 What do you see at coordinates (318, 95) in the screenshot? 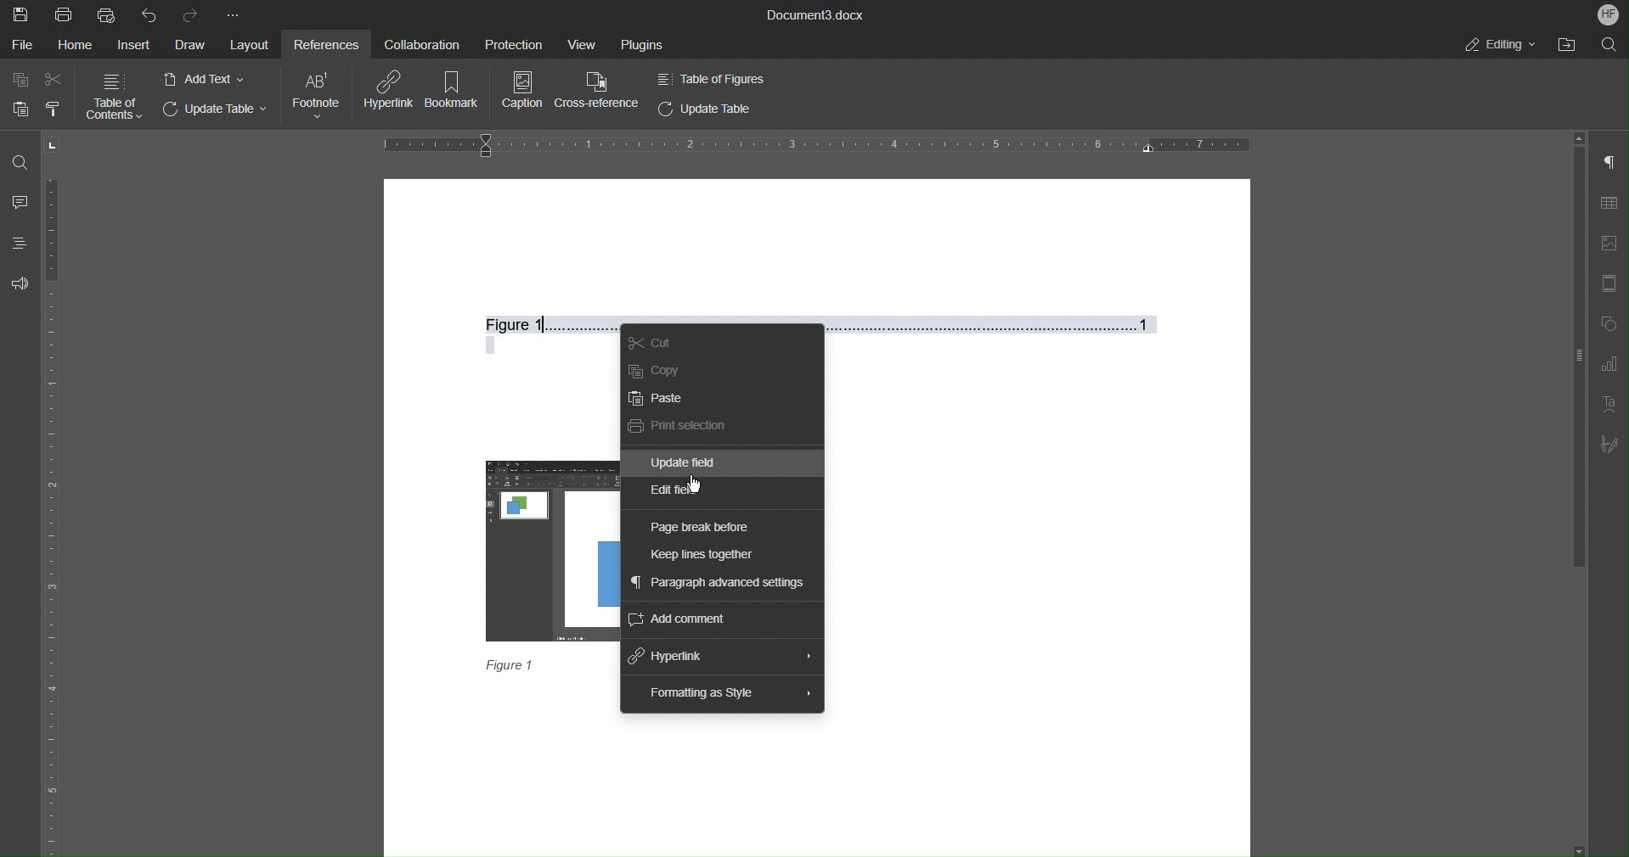
I see `Footnote` at bounding box center [318, 95].